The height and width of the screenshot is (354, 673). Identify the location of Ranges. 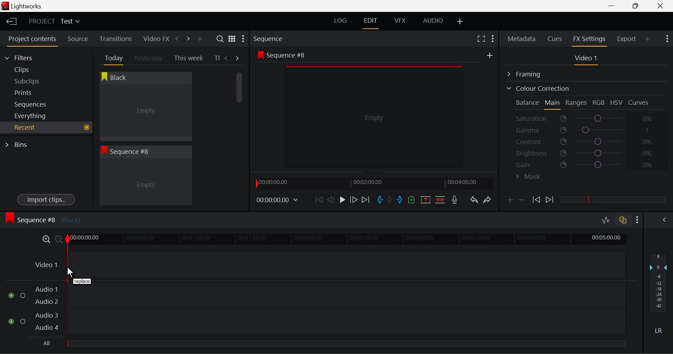
(576, 103).